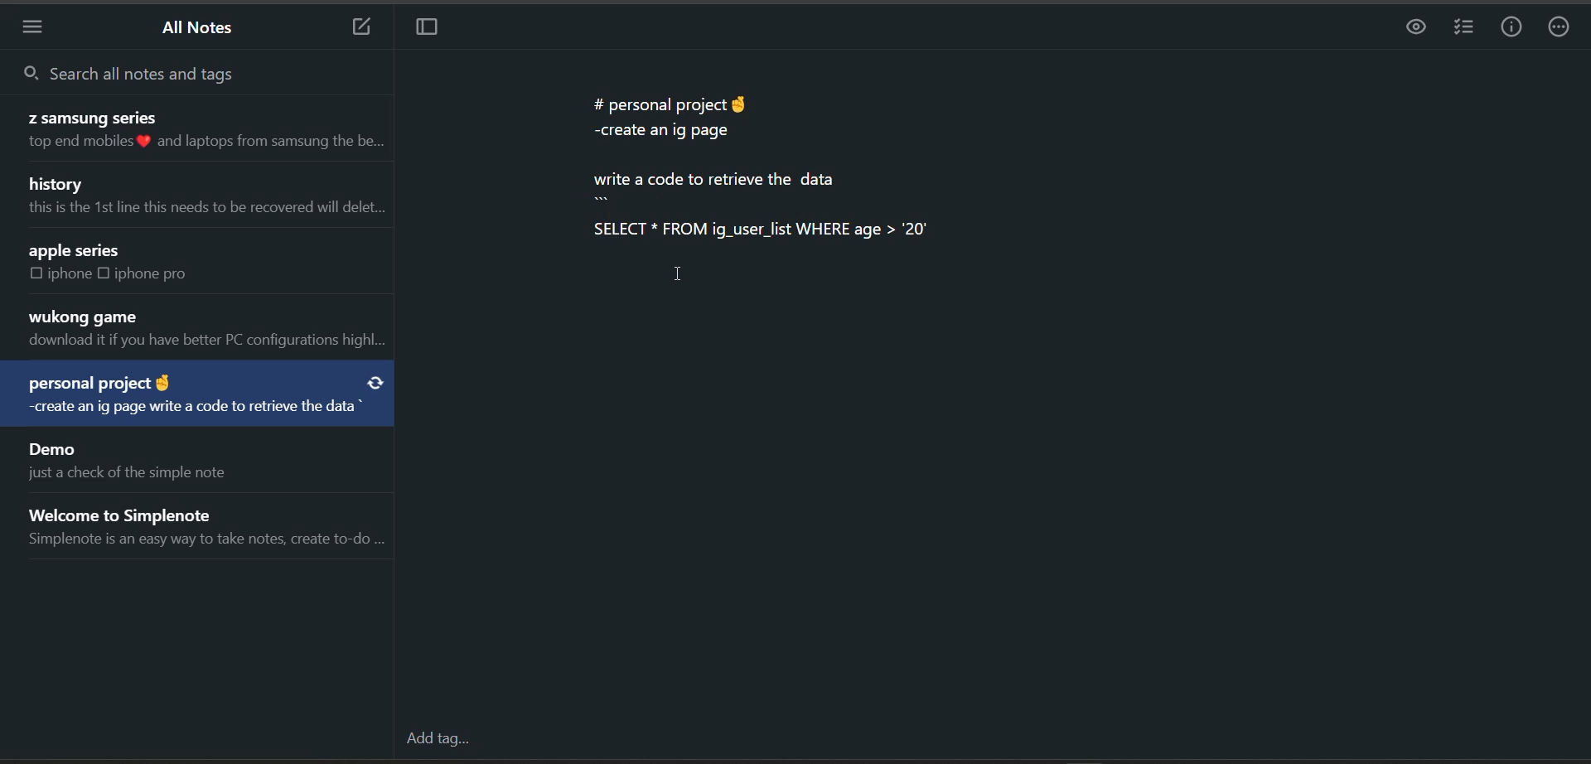  I want to click on info, so click(1511, 27).